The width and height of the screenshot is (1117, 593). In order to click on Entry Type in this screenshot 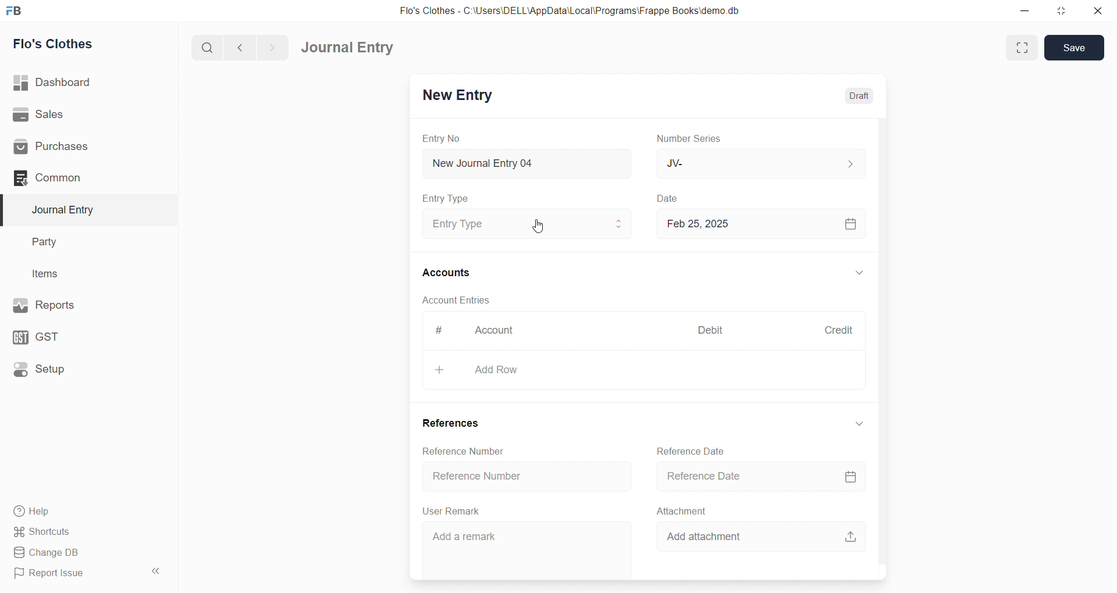, I will do `click(526, 225)`.